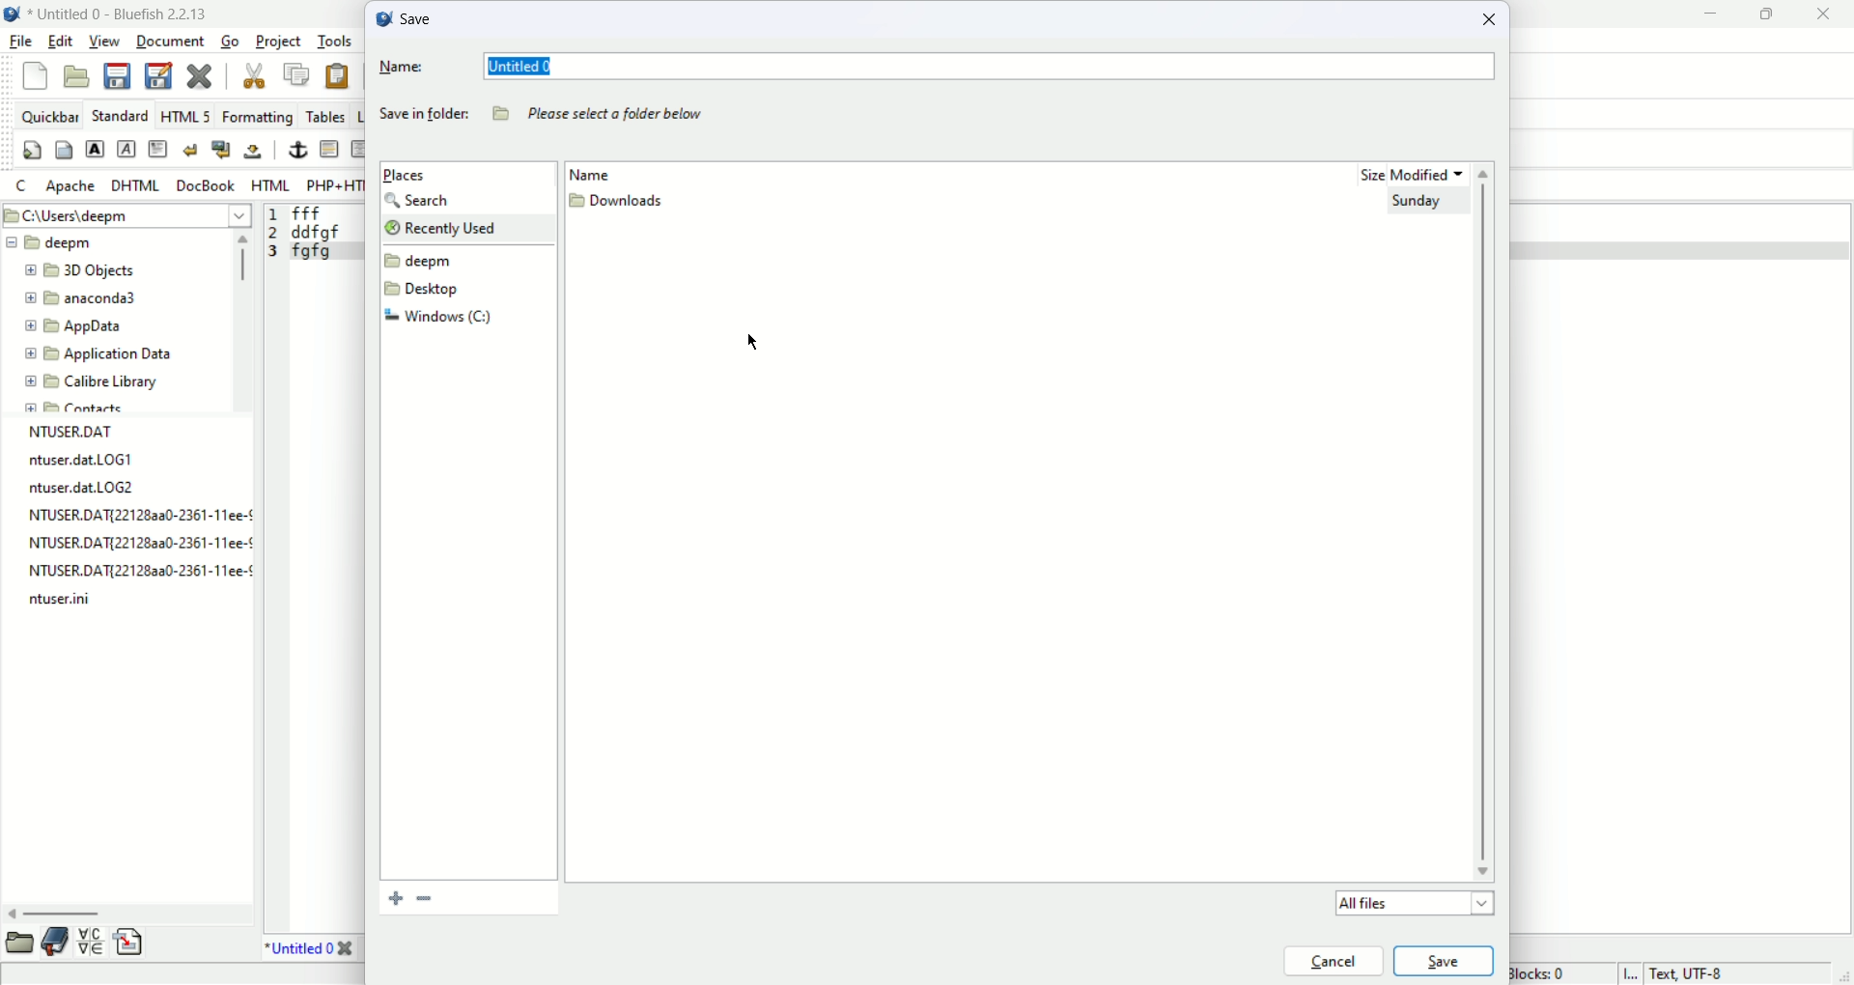 Image resolution: width=1854 pixels, height=985 pixels. I want to click on save, so click(405, 17).